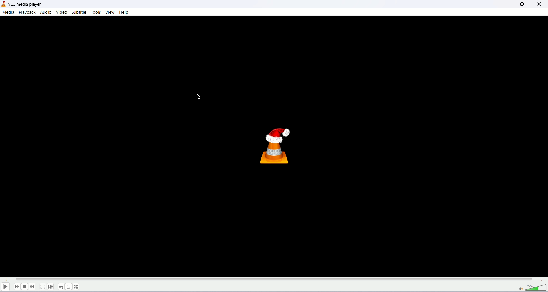 The height and width of the screenshot is (292, 548). Describe the element at coordinates (46, 12) in the screenshot. I see `audio` at that location.